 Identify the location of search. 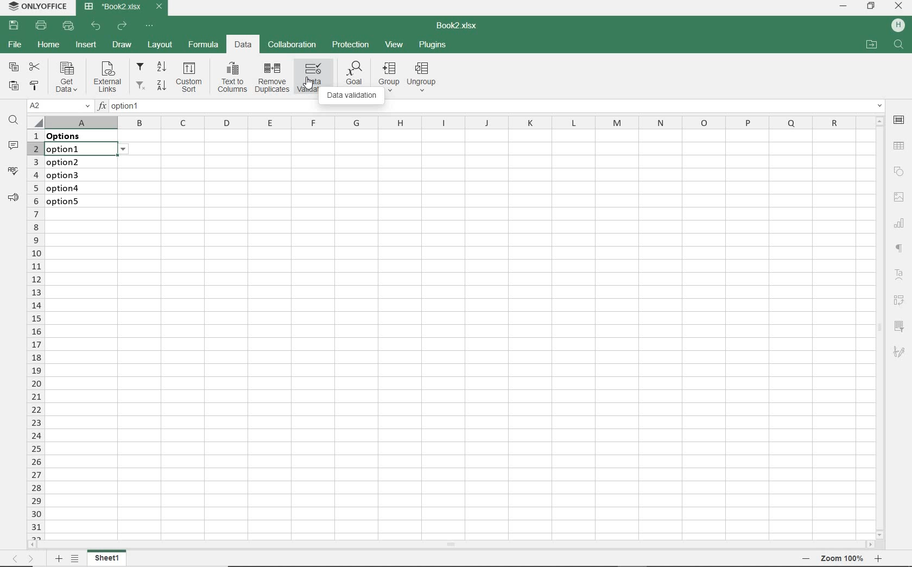
(900, 46).